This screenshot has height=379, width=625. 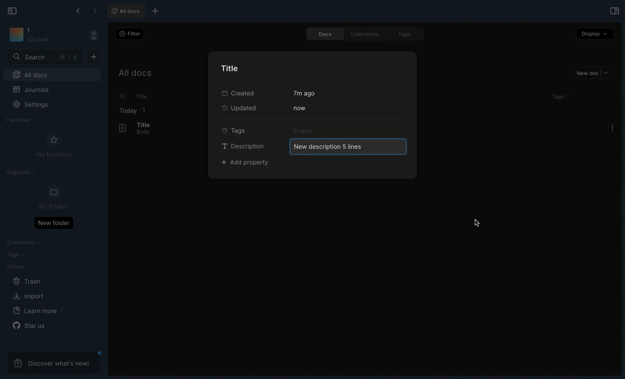 I want to click on Lists, so click(x=119, y=96).